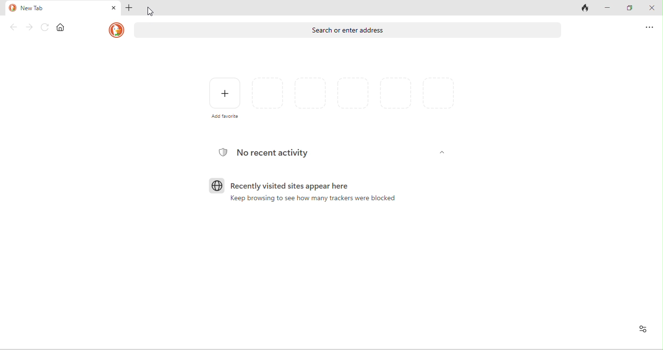 Image resolution: width=663 pixels, height=350 pixels. Describe the element at coordinates (642, 329) in the screenshot. I see `recent activity and favorites` at that location.